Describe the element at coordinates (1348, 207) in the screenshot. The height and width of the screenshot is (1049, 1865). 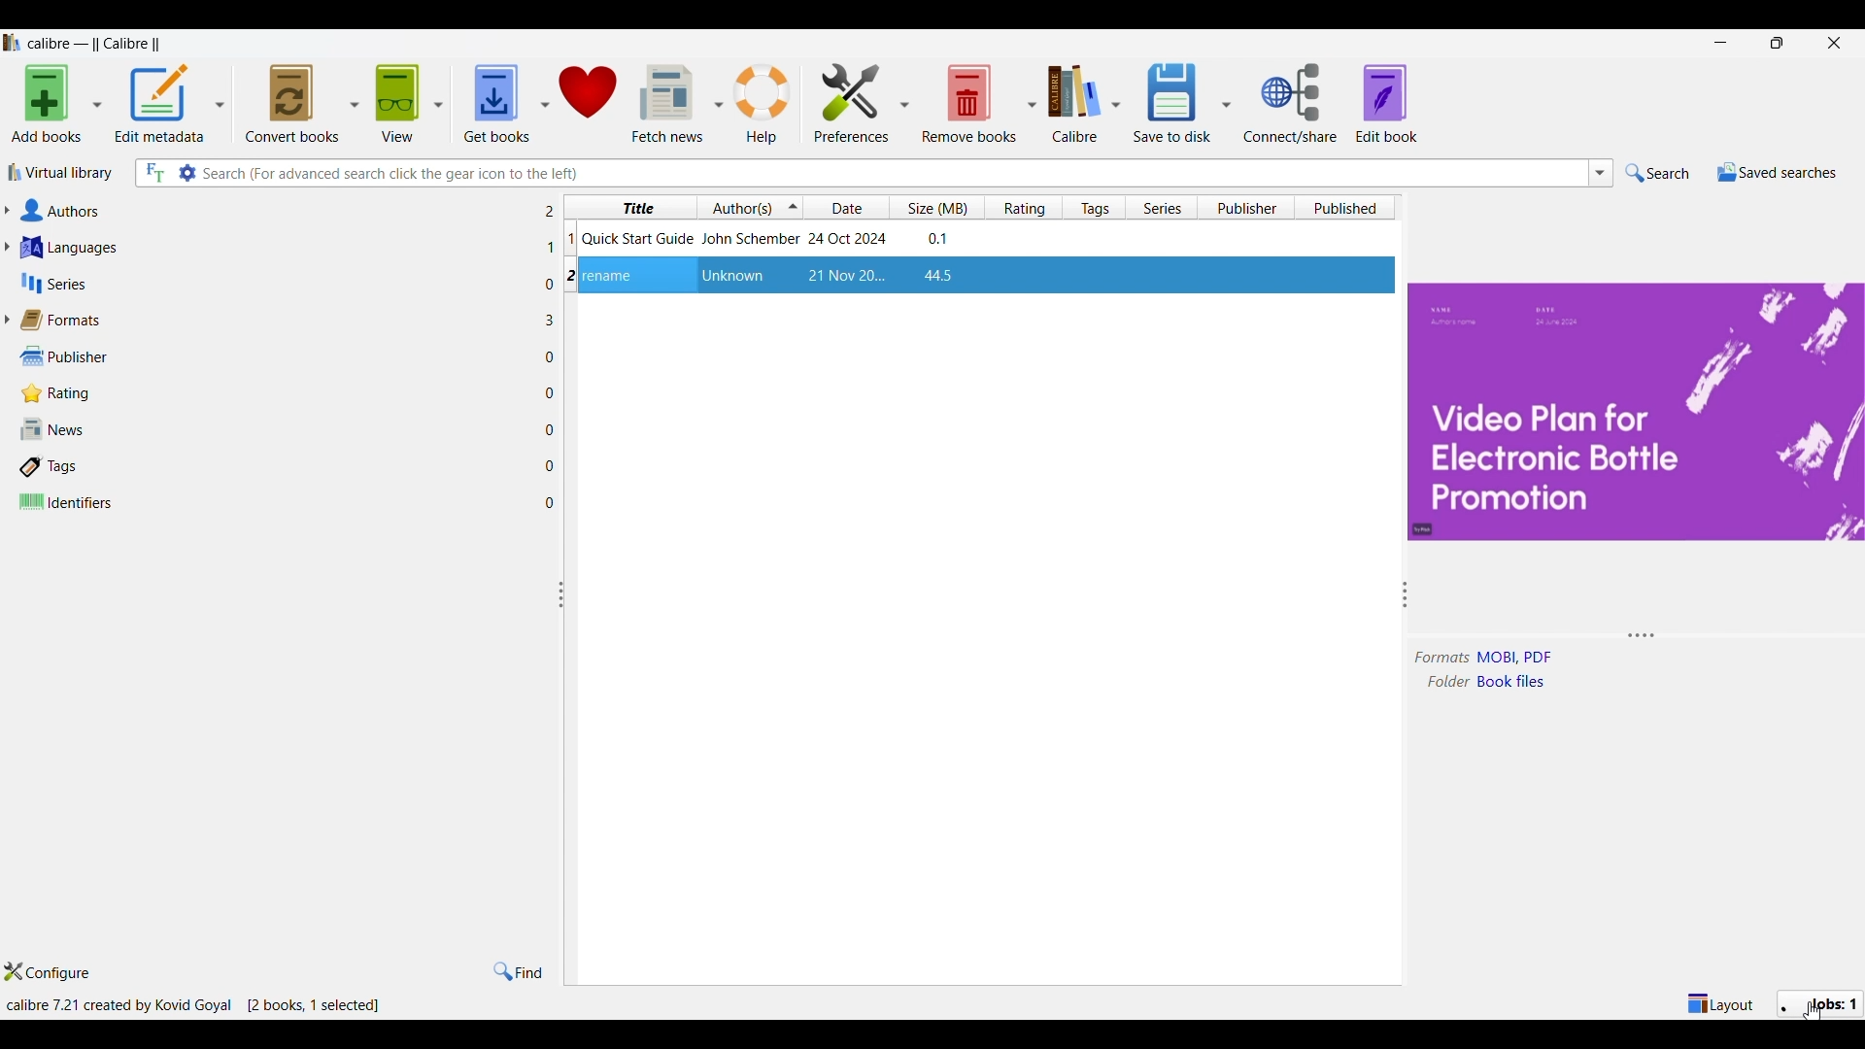
I see `Published column` at that location.